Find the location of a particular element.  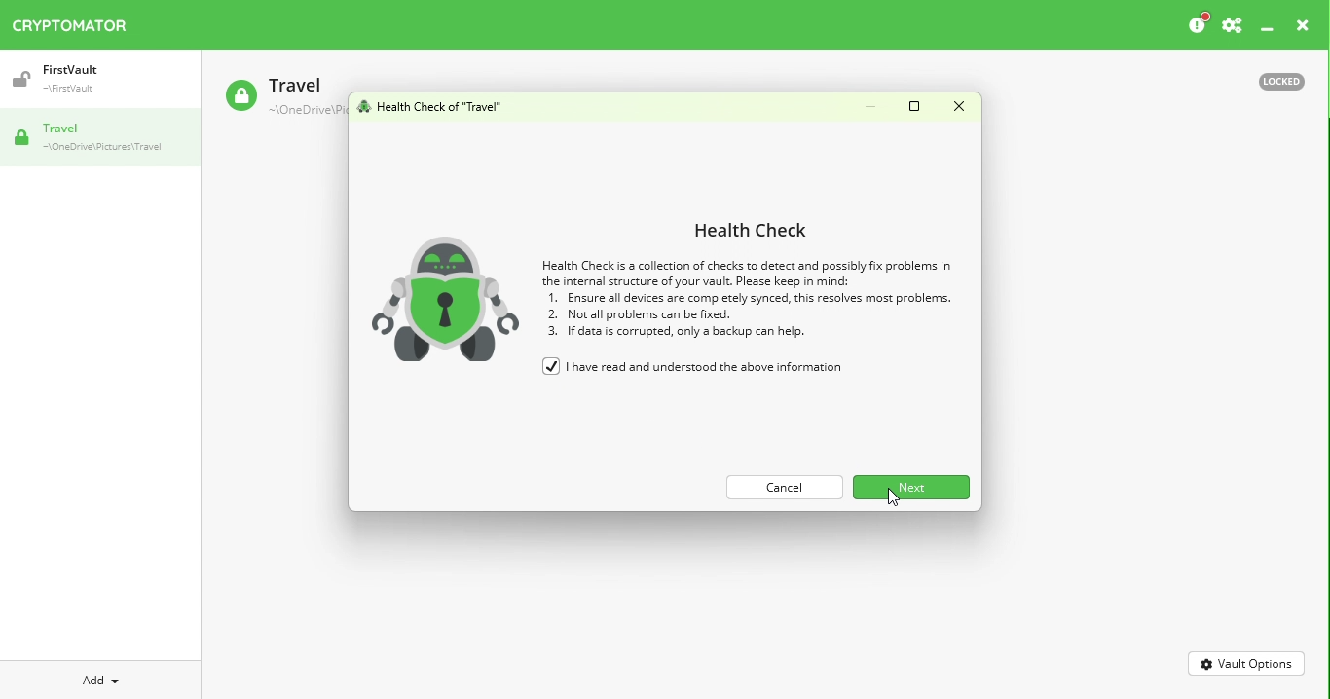

checked checkbox is located at coordinates (551, 366).